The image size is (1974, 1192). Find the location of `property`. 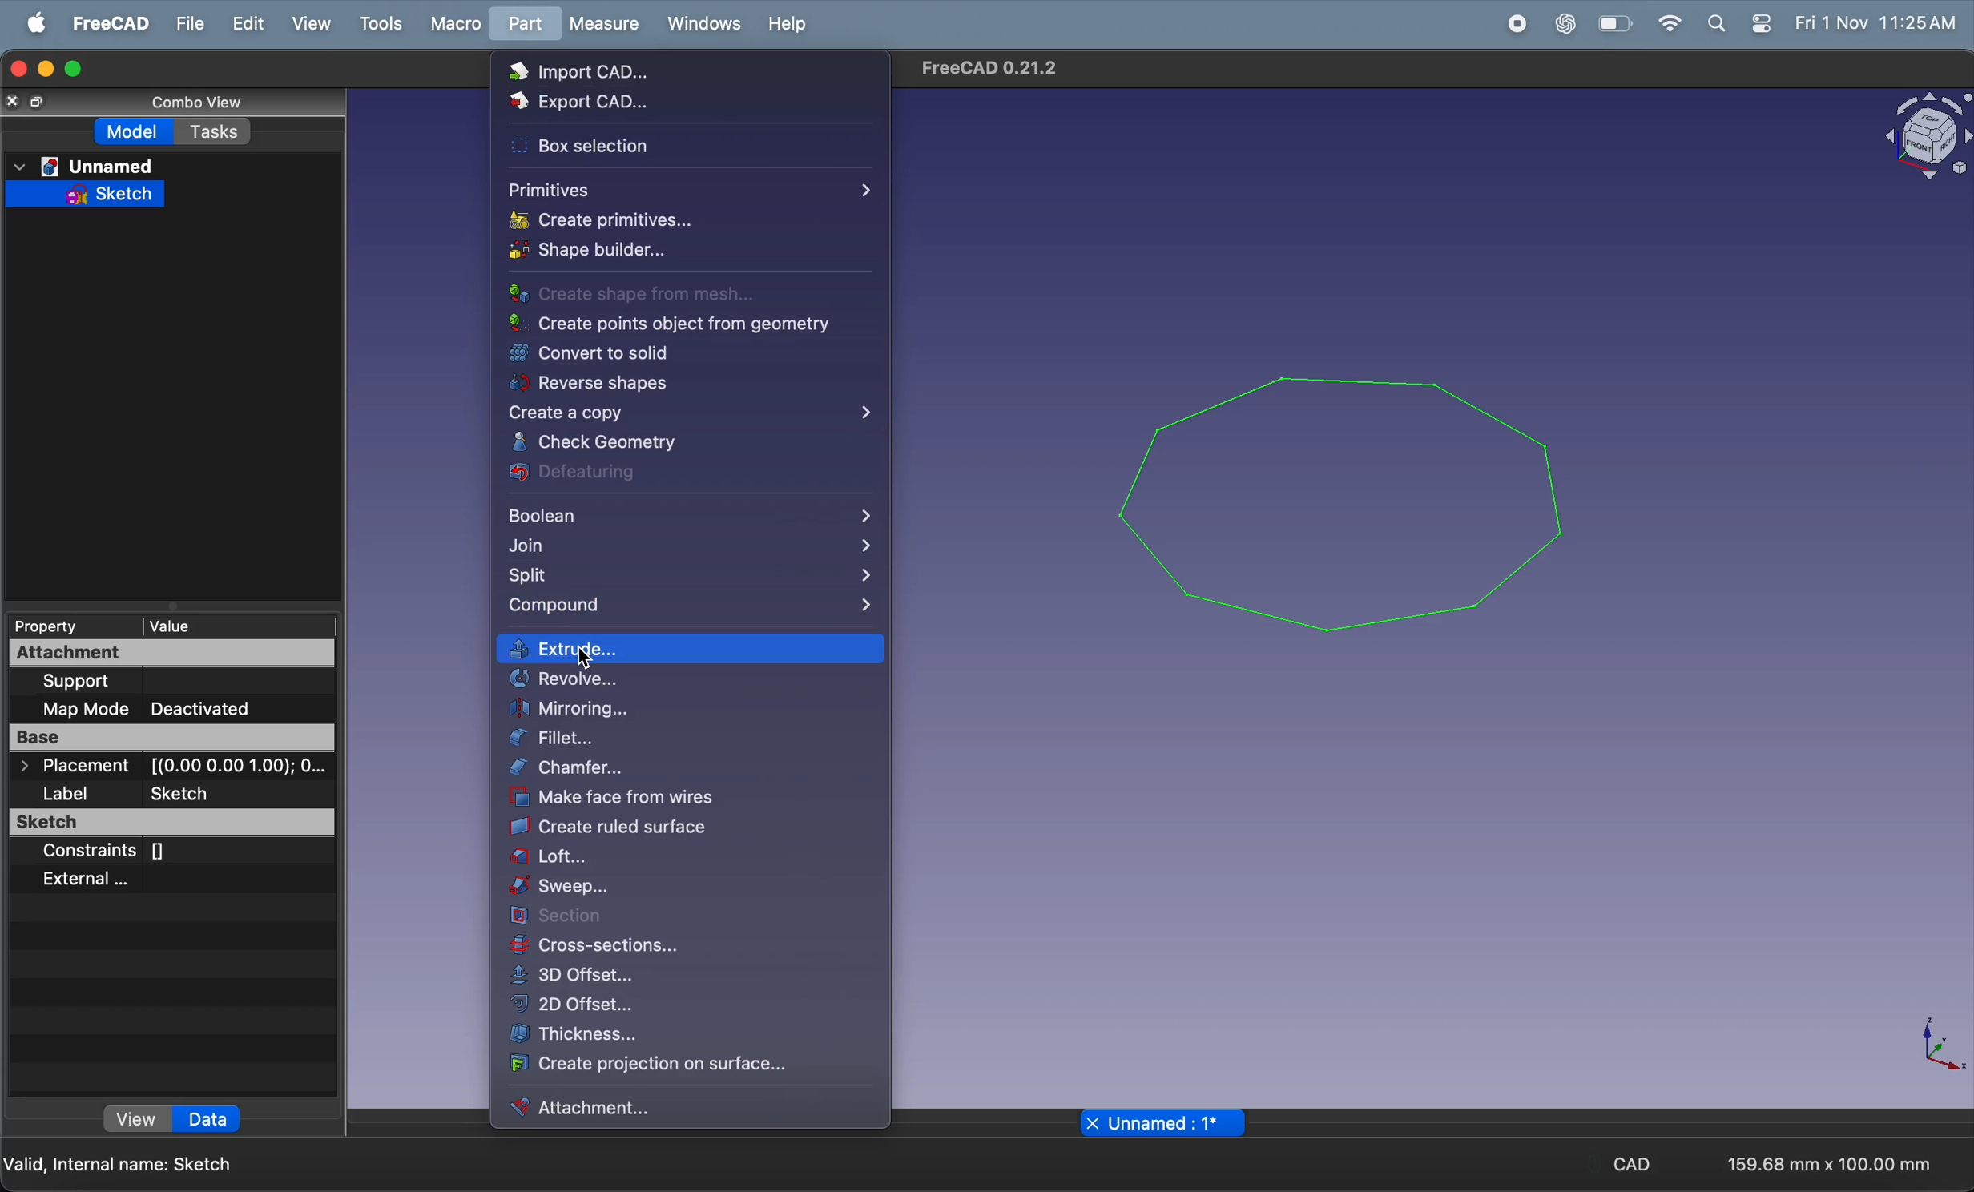

property is located at coordinates (66, 628).